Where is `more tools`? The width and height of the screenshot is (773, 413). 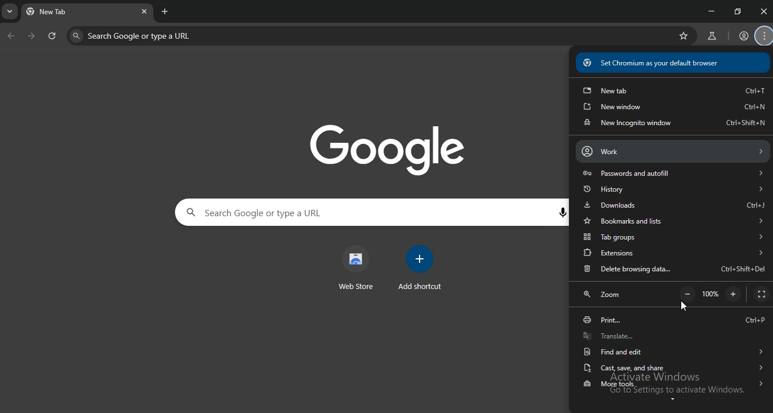
more tools is located at coordinates (673, 385).